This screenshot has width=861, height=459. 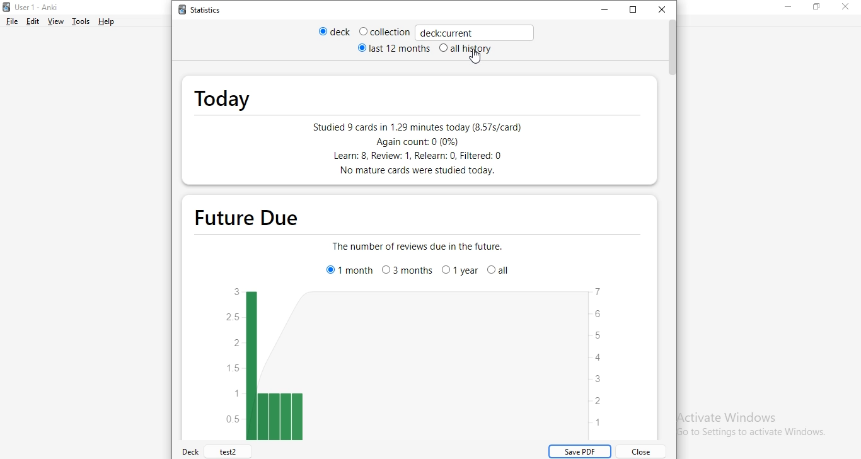 What do you see at coordinates (816, 9) in the screenshot?
I see `restore` at bounding box center [816, 9].